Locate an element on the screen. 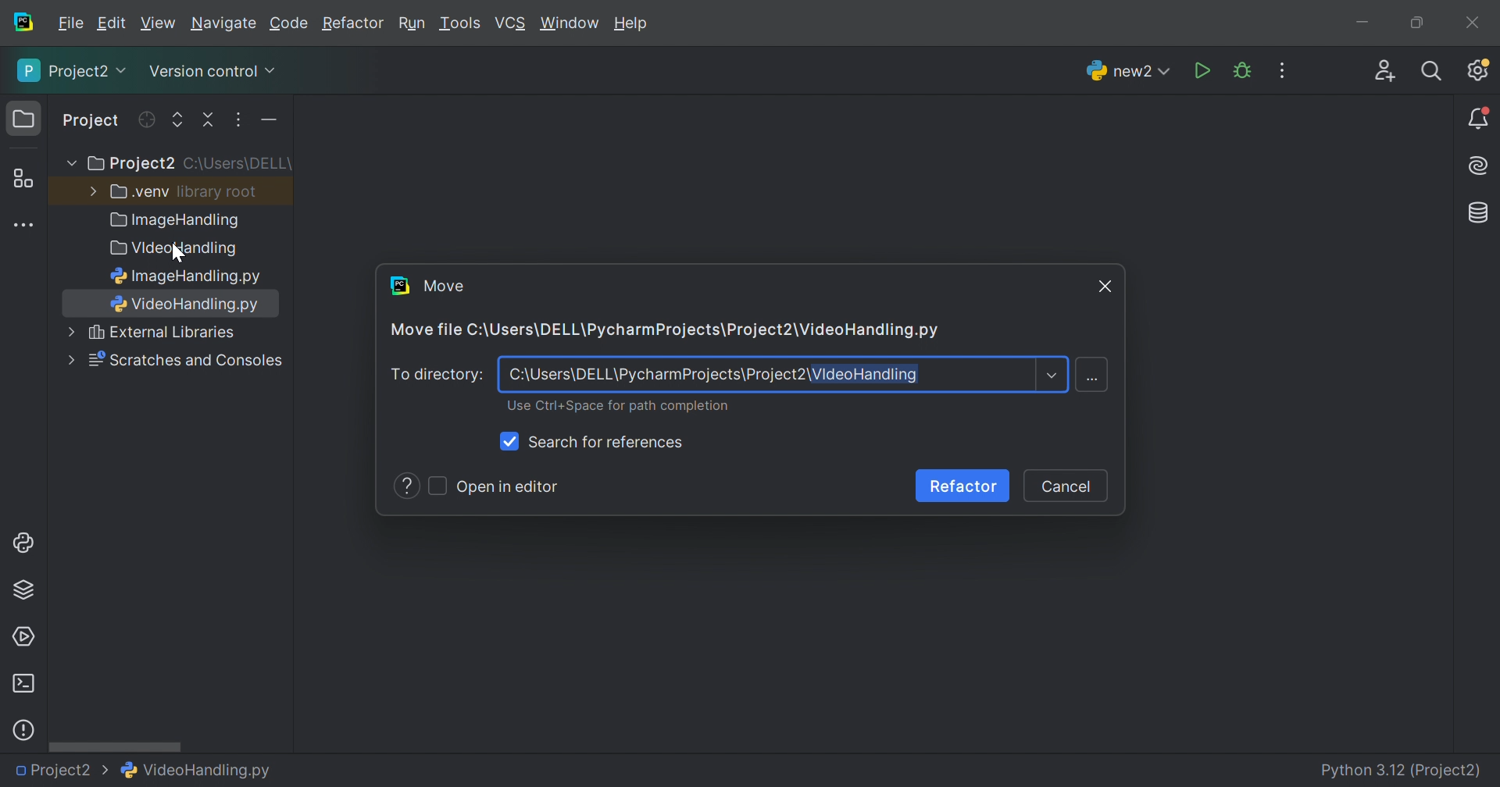  Terminal is located at coordinates (23, 684).